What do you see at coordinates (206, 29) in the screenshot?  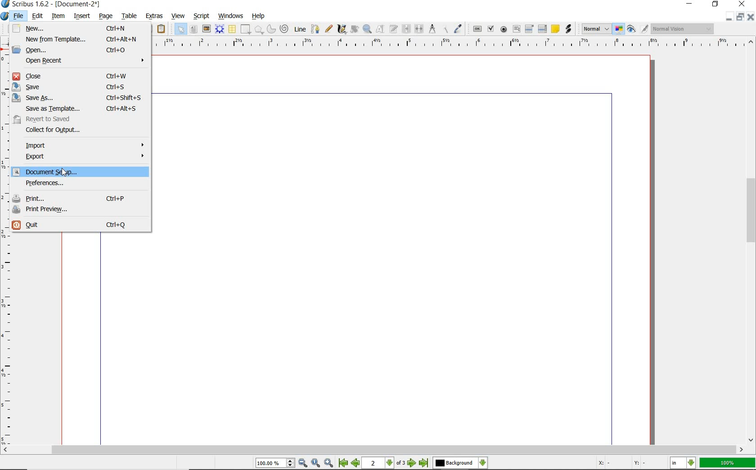 I see `image frame` at bounding box center [206, 29].